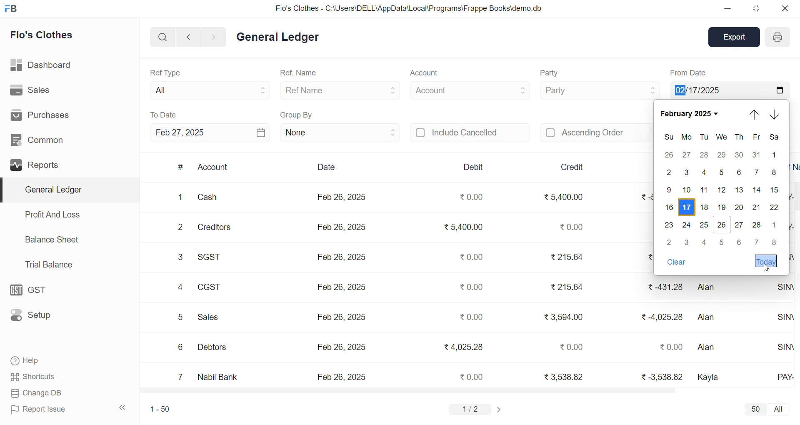  Describe the element at coordinates (780, 410) in the screenshot. I see `ALL` at that location.